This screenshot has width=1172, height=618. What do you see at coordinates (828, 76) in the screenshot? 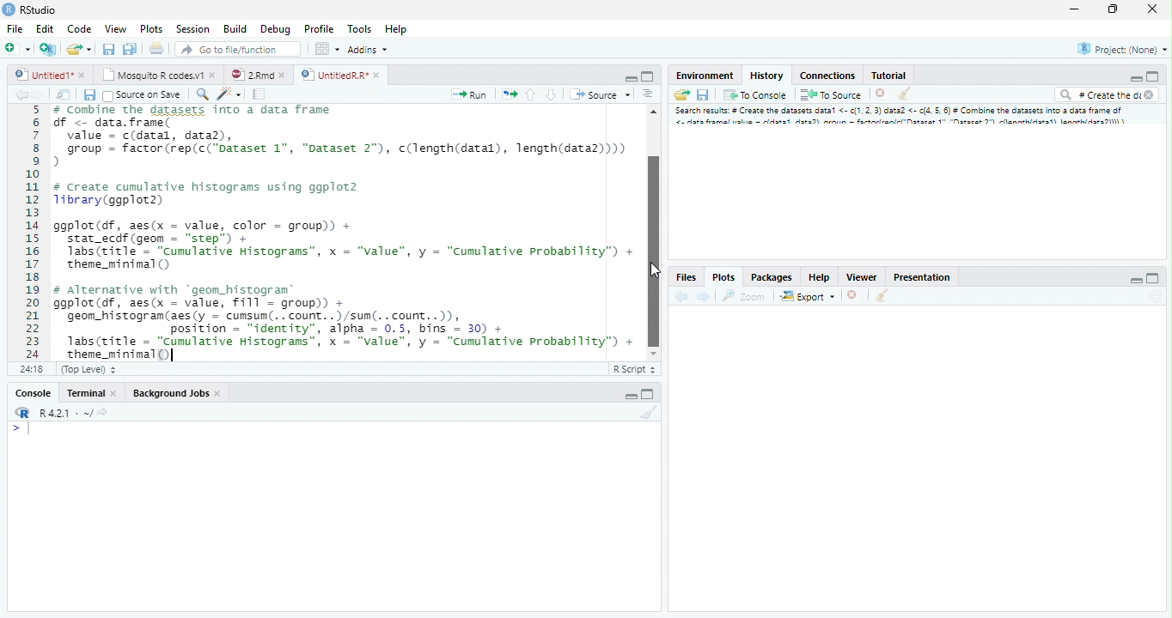
I see `Connections` at bounding box center [828, 76].